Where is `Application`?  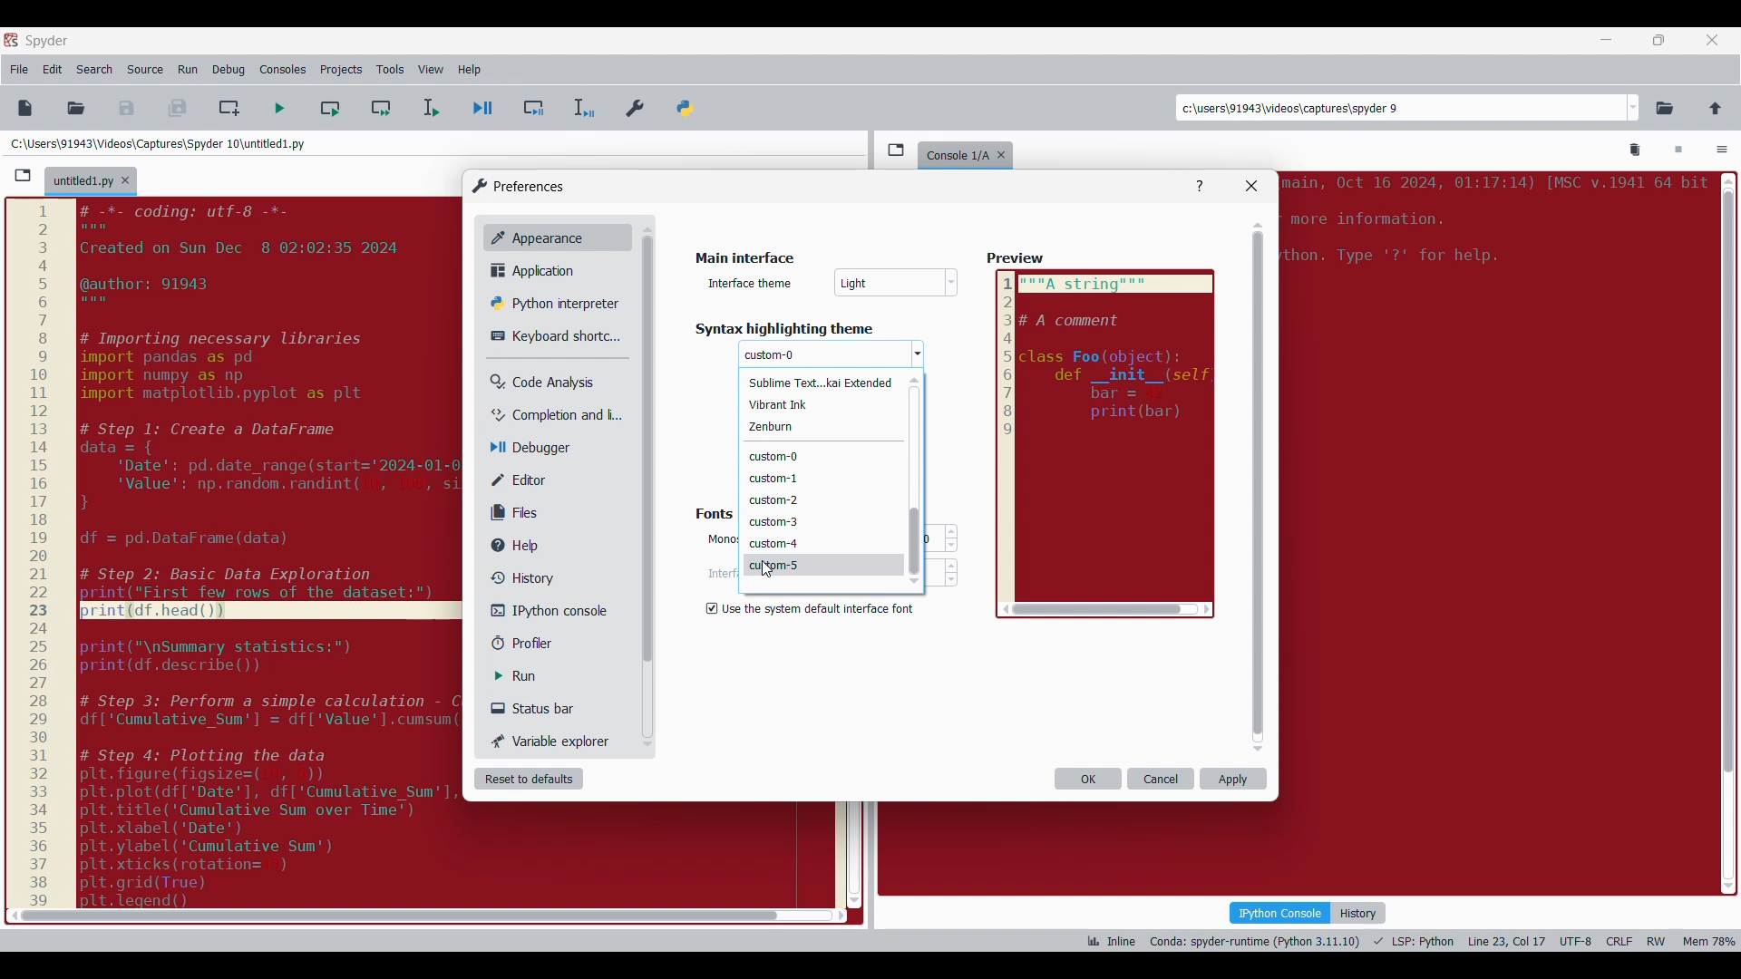 Application is located at coordinates (538, 270).